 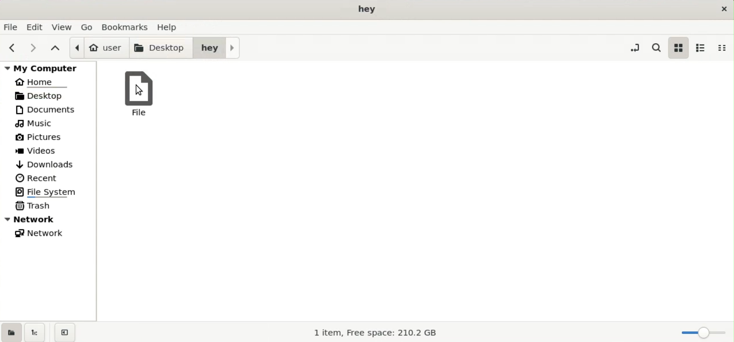 What do you see at coordinates (51, 109) in the screenshot?
I see `document` at bounding box center [51, 109].